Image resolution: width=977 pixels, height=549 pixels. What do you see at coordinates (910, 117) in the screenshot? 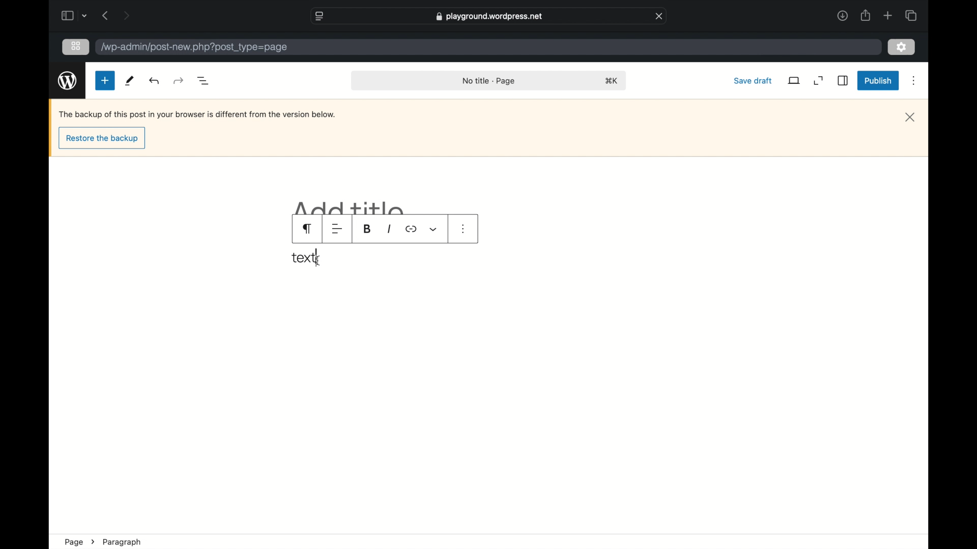
I see `close` at bounding box center [910, 117].